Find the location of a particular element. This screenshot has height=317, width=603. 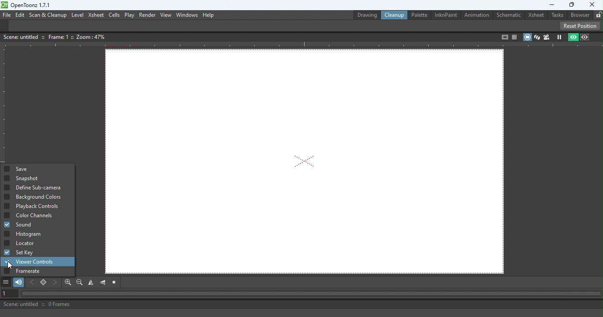

Playback controls is located at coordinates (32, 207).